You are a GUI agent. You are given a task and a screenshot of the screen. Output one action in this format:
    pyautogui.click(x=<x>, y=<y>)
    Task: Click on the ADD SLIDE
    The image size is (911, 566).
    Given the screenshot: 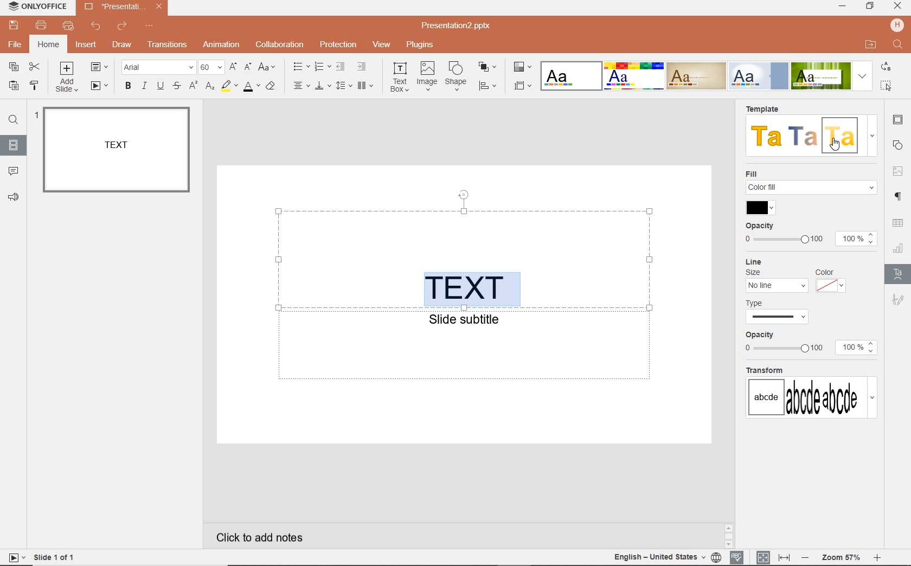 What is the action you would take?
    pyautogui.click(x=69, y=77)
    